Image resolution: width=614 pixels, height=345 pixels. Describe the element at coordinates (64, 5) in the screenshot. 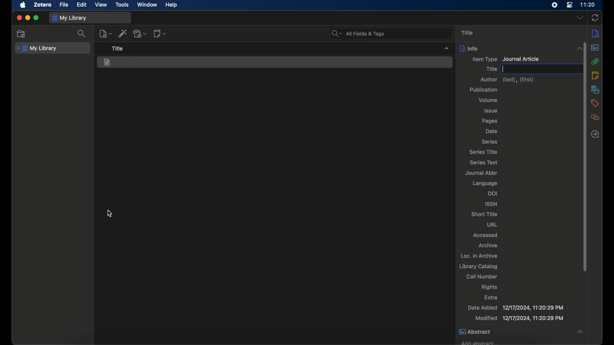

I see `file` at that location.